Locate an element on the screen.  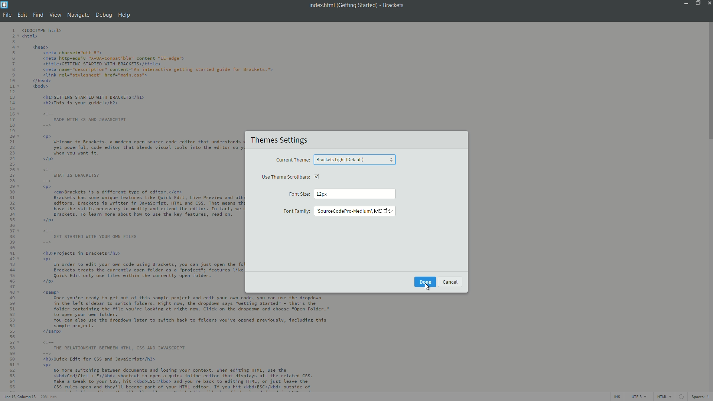
current theme is located at coordinates (292, 160).